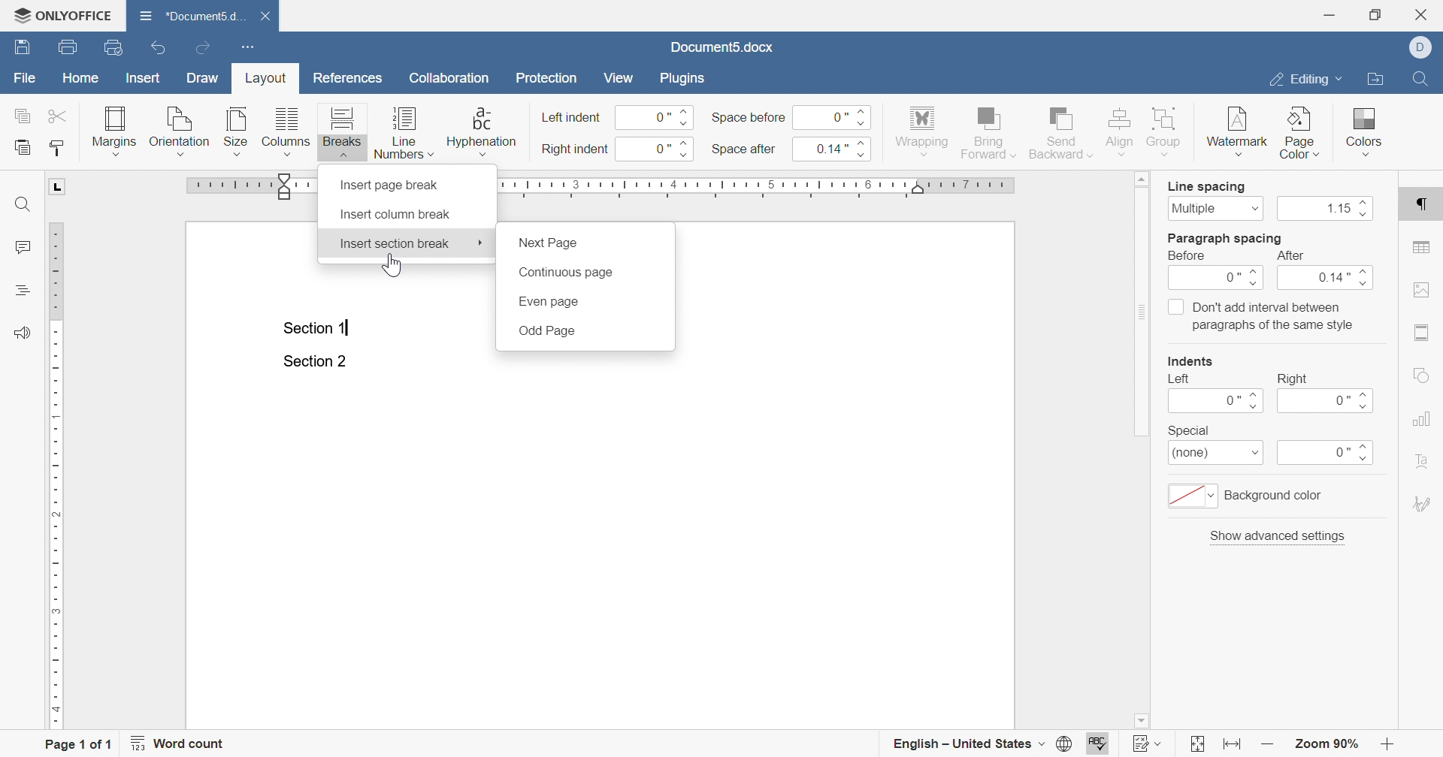 This screenshot has height=757, width=1443. Describe the element at coordinates (1329, 279) in the screenshot. I see `0.14` at that location.